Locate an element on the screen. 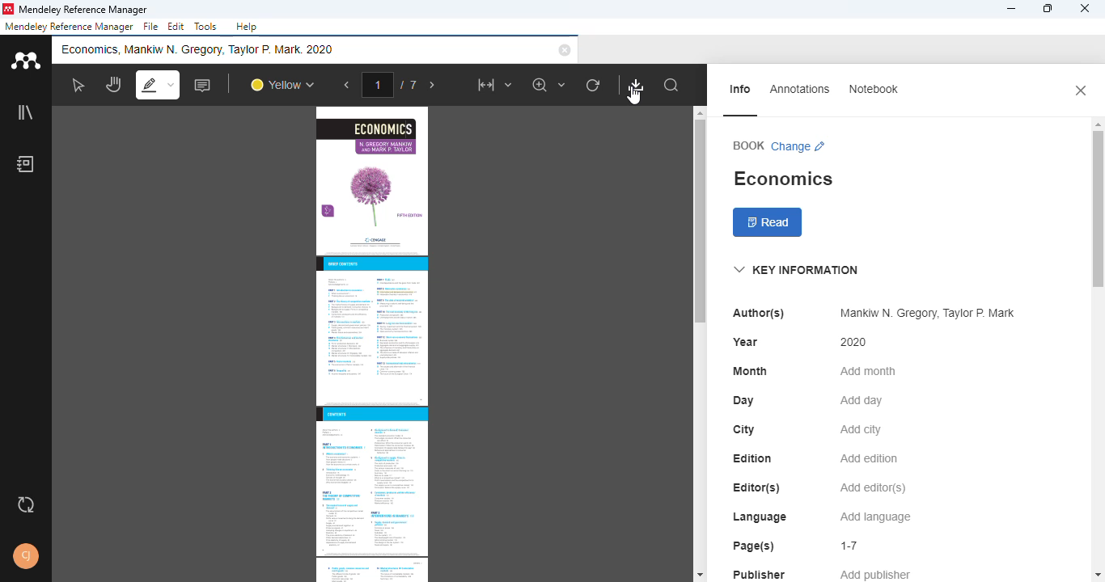 The image size is (1105, 582). add day is located at coordinates (862, 401).